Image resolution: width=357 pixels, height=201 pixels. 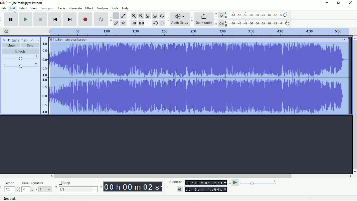 What do you see at coordinates (133, 187) in the screenshot?
I see `00 h 00 m 00.00s` at bounding box center [133, 187].